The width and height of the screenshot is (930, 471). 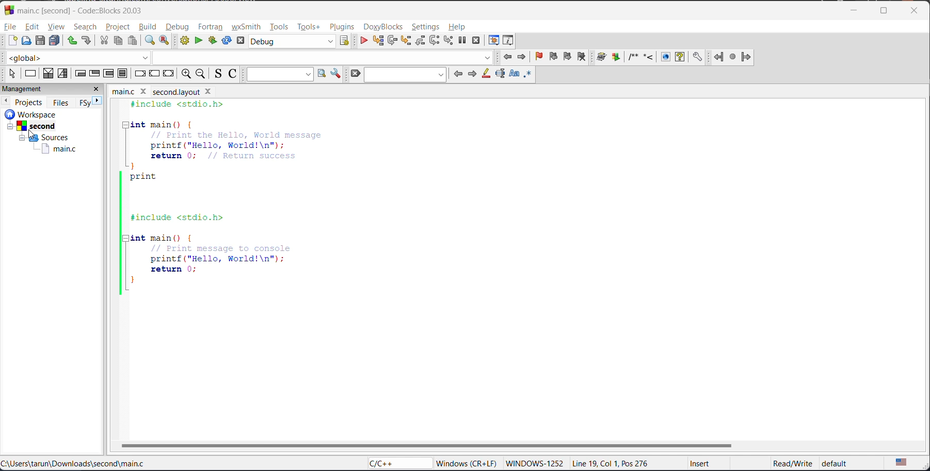 I want to click on next instruction, so click(x=435, y=40).